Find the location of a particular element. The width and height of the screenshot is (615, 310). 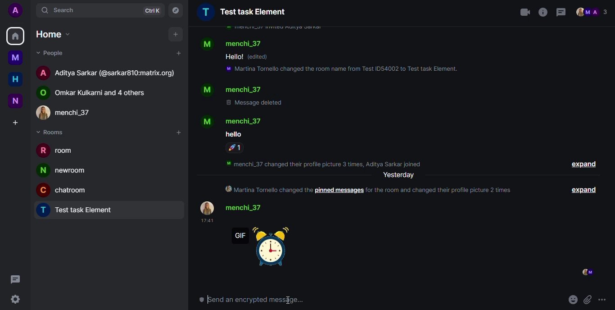

explore rooms is located at coordinates (175, 10).